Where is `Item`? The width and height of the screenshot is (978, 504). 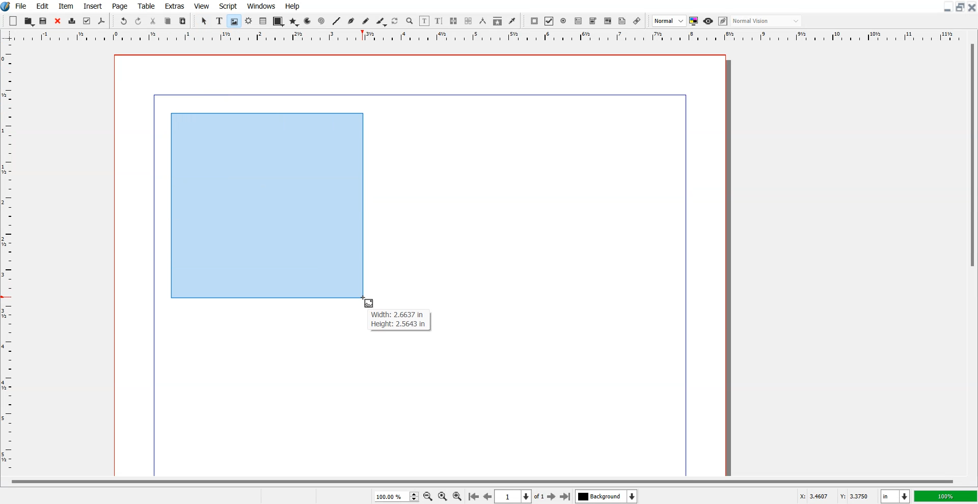
Item is located at coordinates (66, 6).